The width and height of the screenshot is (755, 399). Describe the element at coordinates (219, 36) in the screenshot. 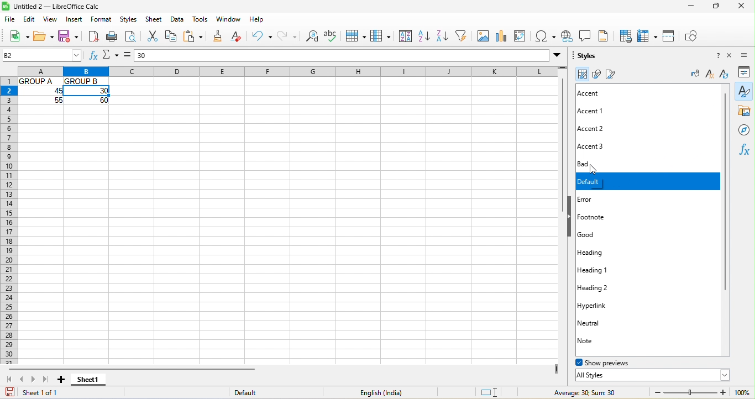

I see `clone formatting` at that location.